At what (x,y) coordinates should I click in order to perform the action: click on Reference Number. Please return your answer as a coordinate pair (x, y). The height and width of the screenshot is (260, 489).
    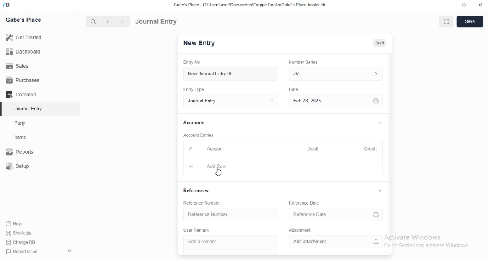
    Looking at the image, I should click on (207, 203).